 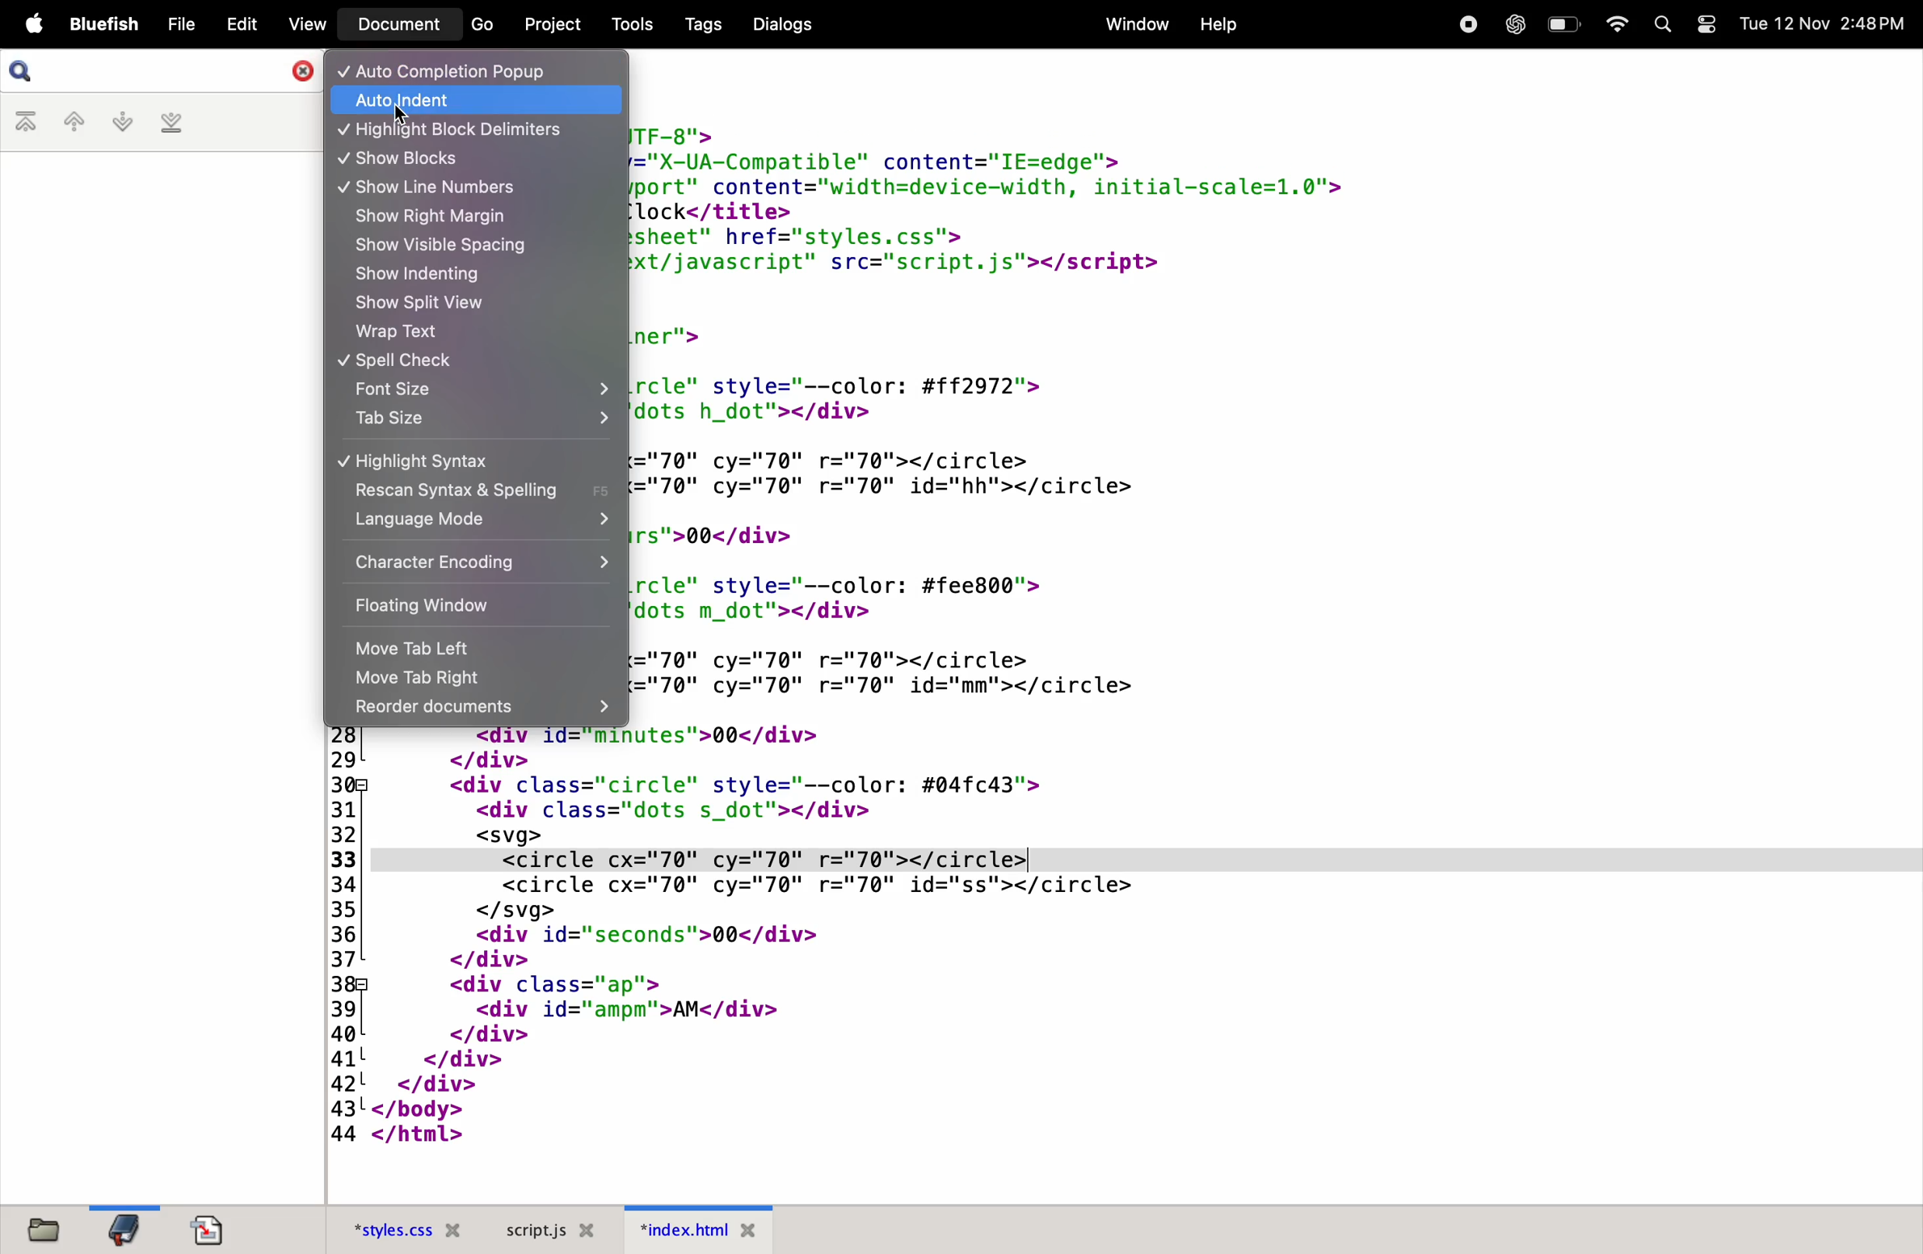 What do you see at coordinates (474, 492) in the screenshot?
I see `rescan syntax & spelling` at bounding box center [474, 492].